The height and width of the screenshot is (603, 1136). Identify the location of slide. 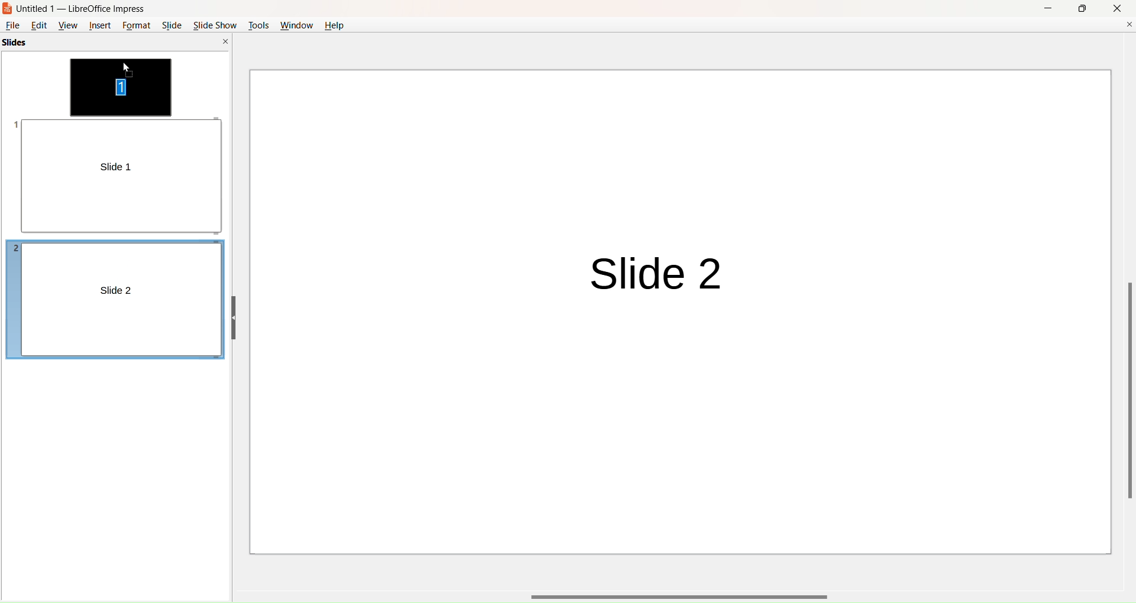
(172, 25).